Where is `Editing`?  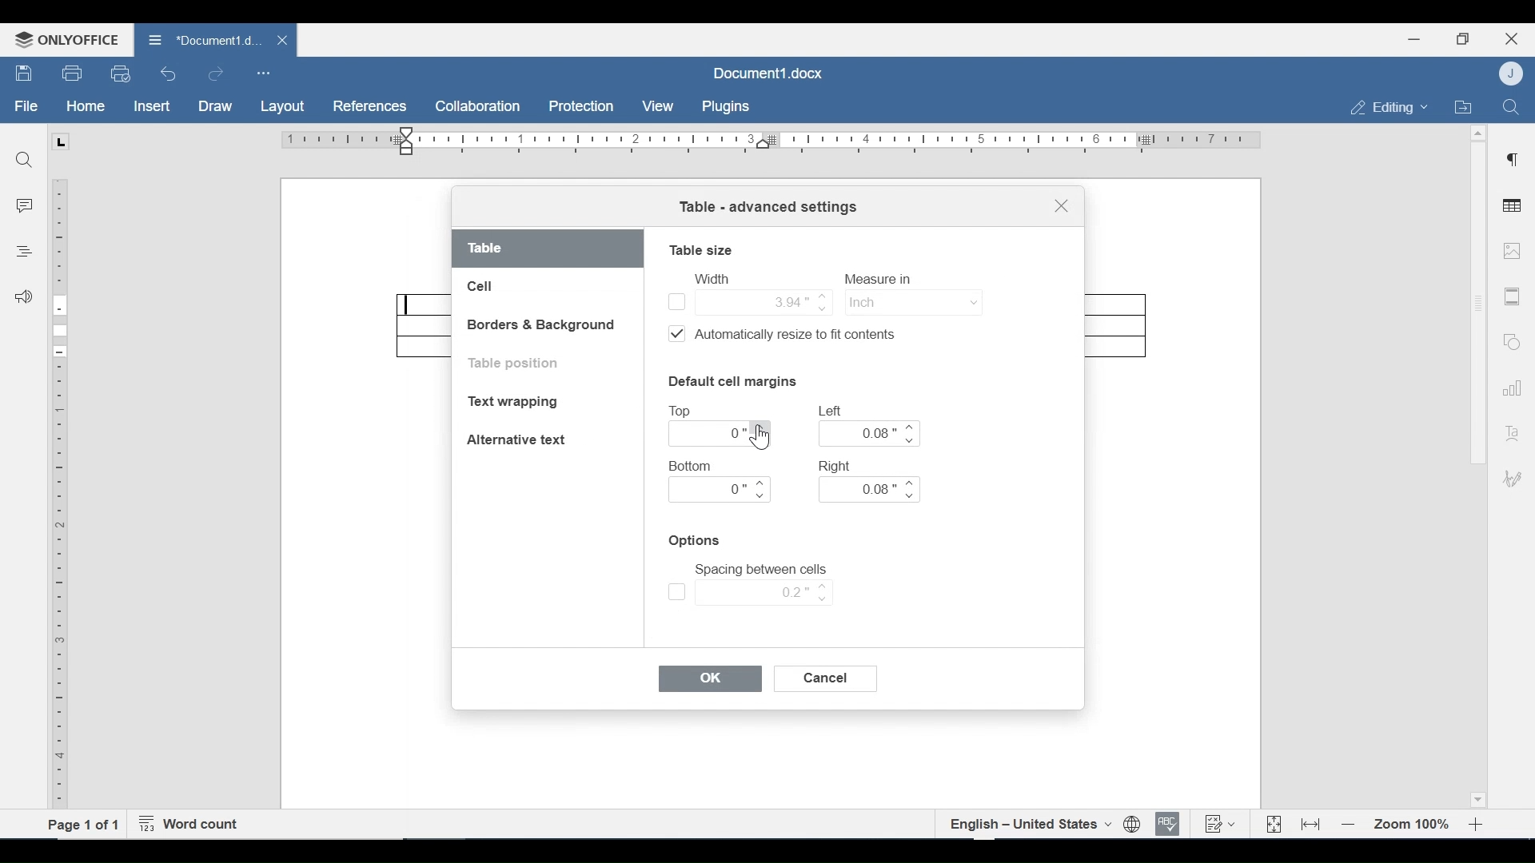 Editing is located at coordinates (1385, 107).